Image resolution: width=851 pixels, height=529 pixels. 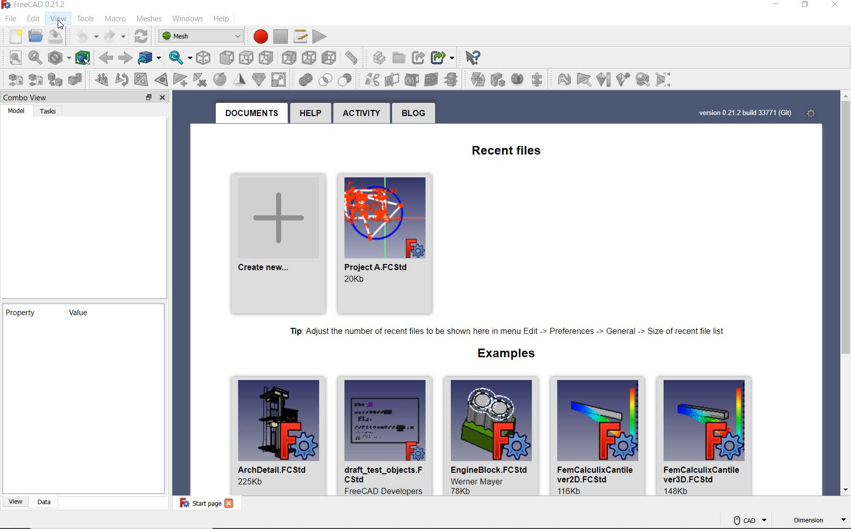 I want to click on right, so click(x=246, y=56).